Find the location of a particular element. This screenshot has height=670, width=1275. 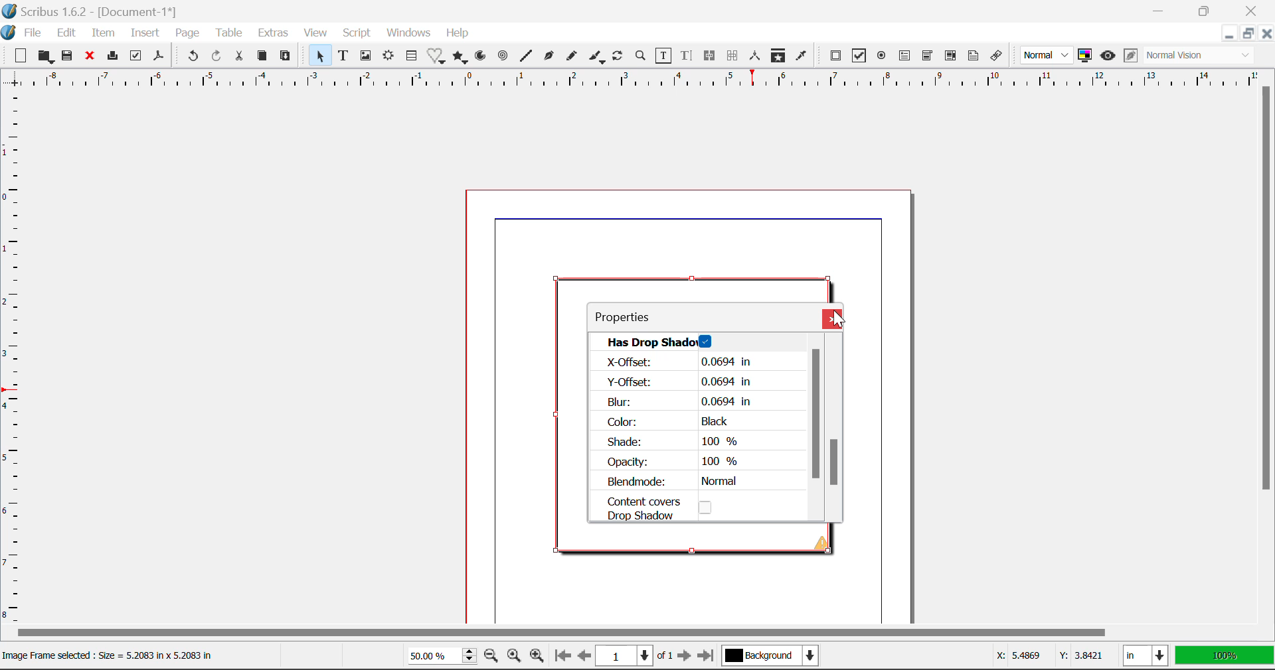

Extras is located at coordinates (274, 33).